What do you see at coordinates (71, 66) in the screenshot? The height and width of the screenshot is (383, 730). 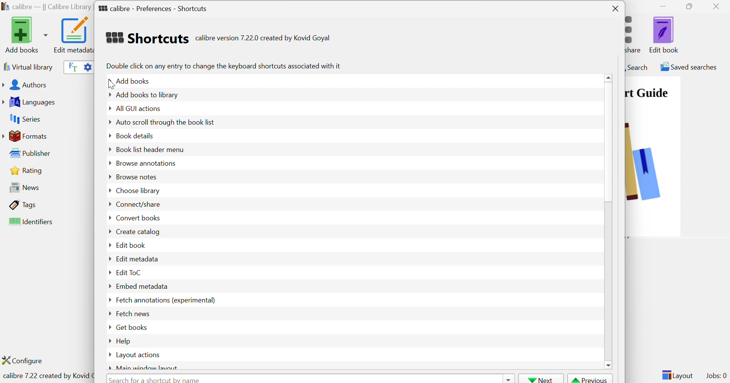 I see `Search the full text of all books in the library, not just their metadata` at bounding box center [71, 66].